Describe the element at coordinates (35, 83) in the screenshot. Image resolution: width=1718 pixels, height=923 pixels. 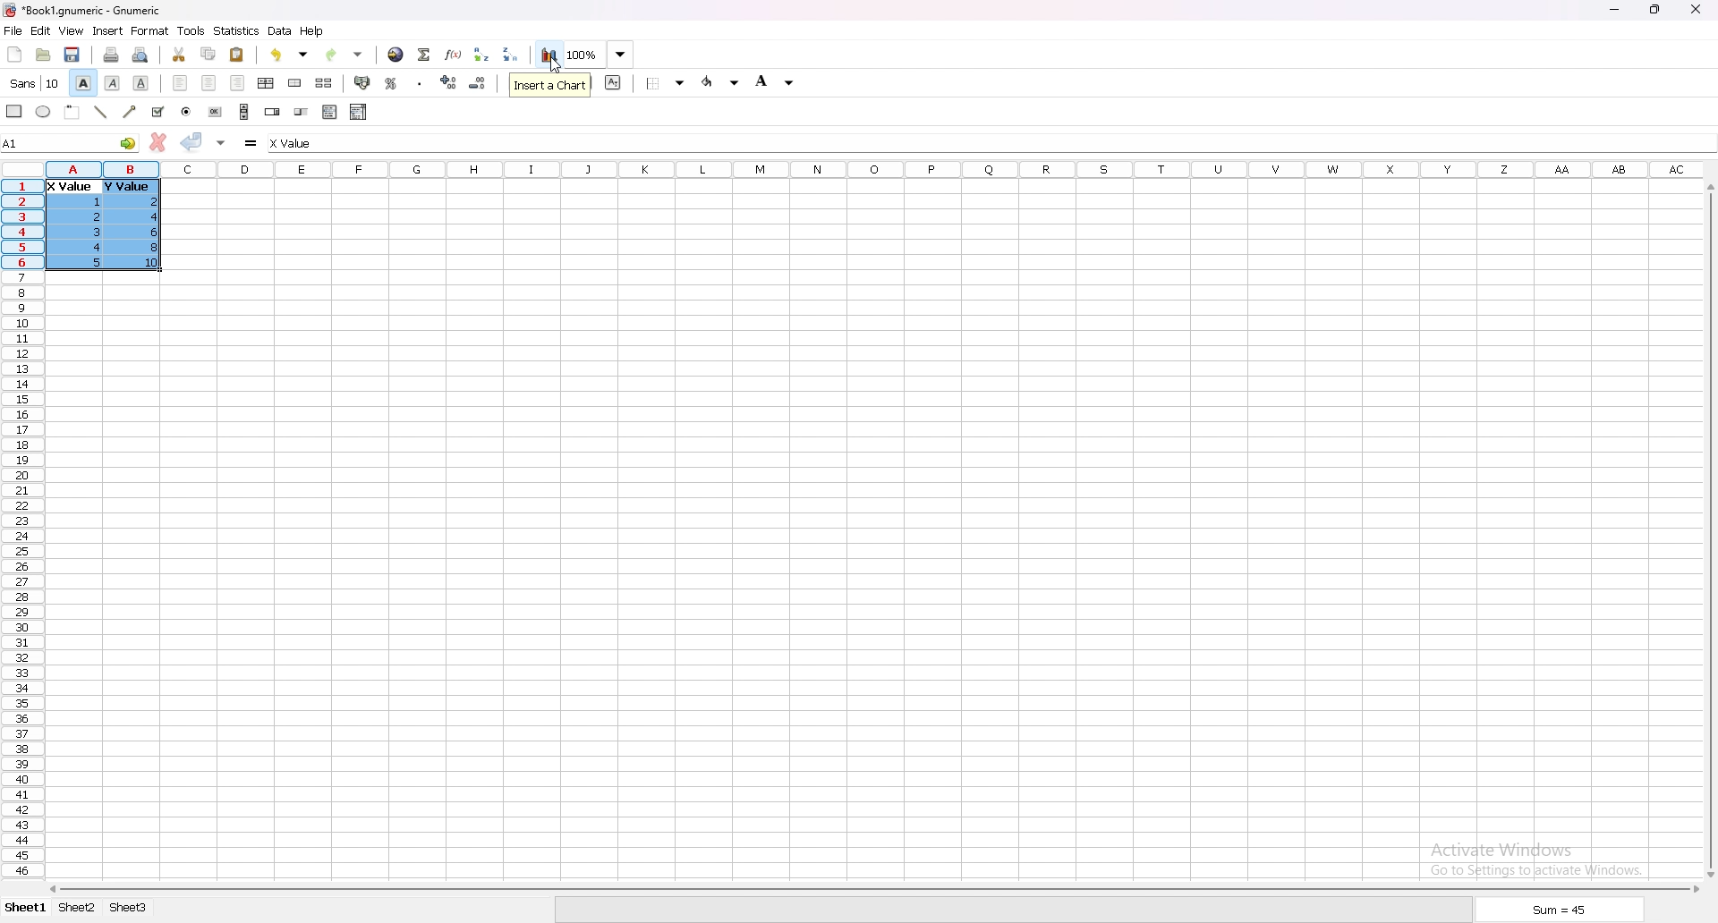
I see `font` at that location.